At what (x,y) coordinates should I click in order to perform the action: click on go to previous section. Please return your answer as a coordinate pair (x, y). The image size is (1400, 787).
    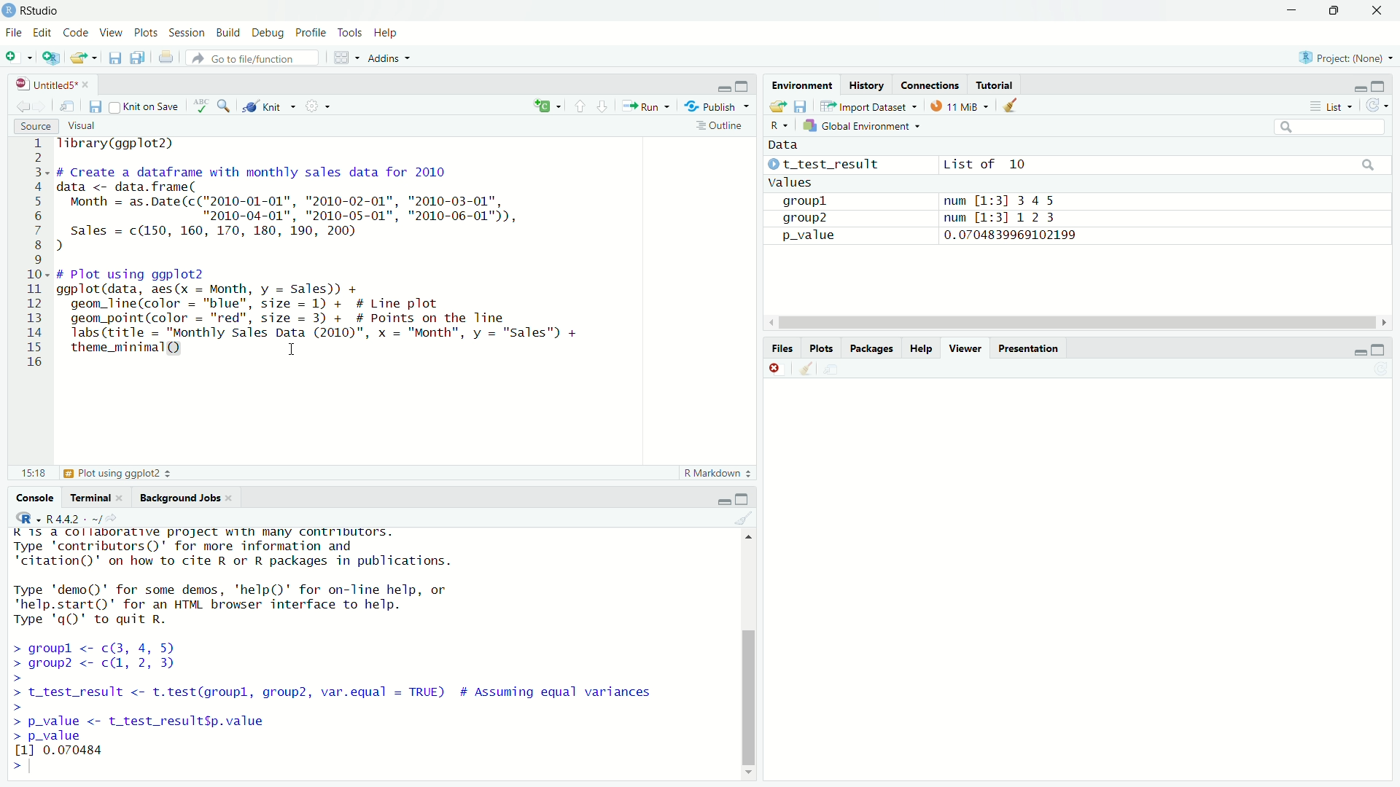
    Looking at the image, I should click on (580, 107).